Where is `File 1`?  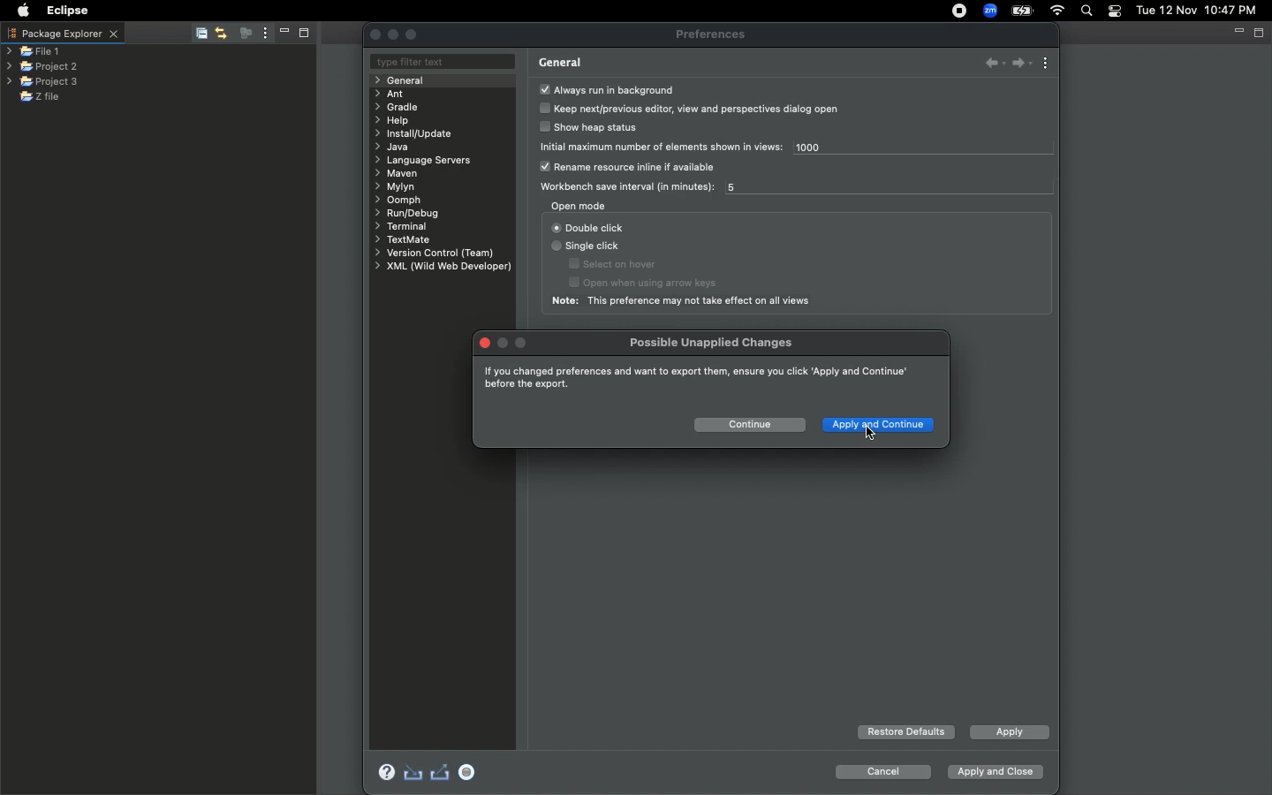 File 1 is located at coordinates (34, 53).